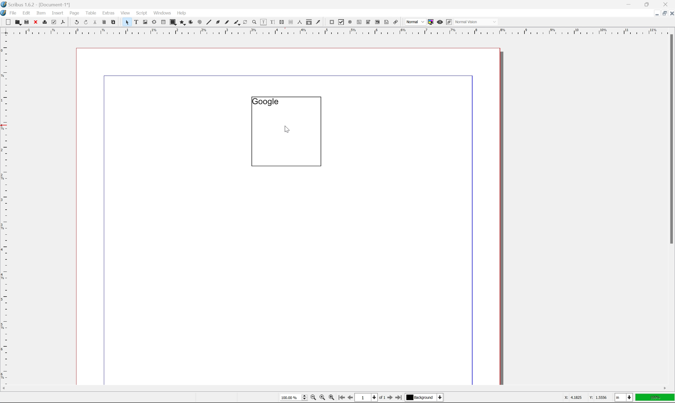 The height and width of the screenshot is (403, 675). What do you see at coordinates (423, 397) in the screenshot?
I see `select current layer` at bounding box center [423, 397].